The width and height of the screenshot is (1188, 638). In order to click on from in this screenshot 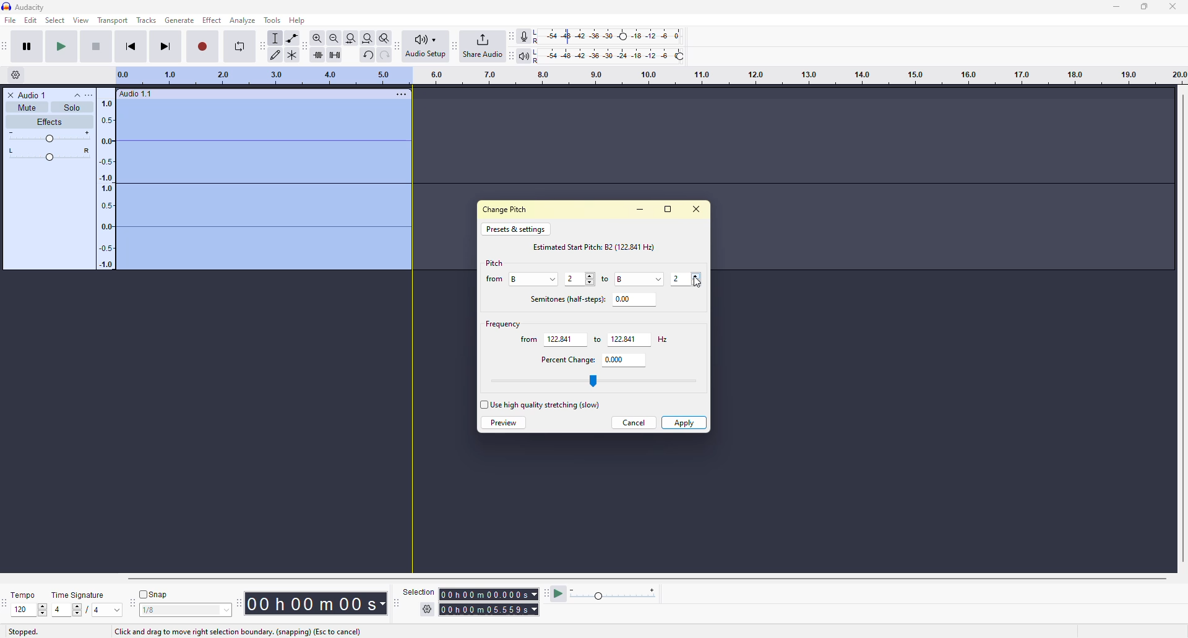, I will do `click(494, 279)`.